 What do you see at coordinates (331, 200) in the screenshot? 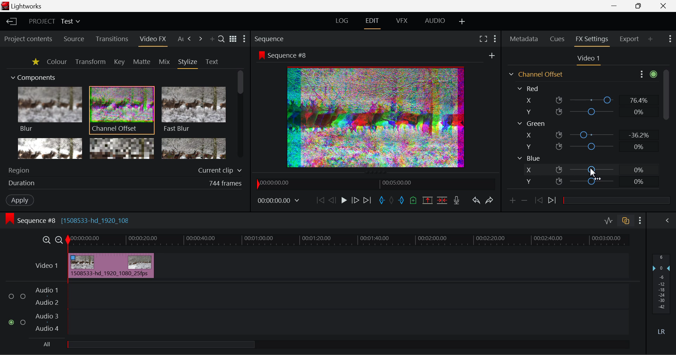
I see `Go Back` at bounding box center [331, 200].